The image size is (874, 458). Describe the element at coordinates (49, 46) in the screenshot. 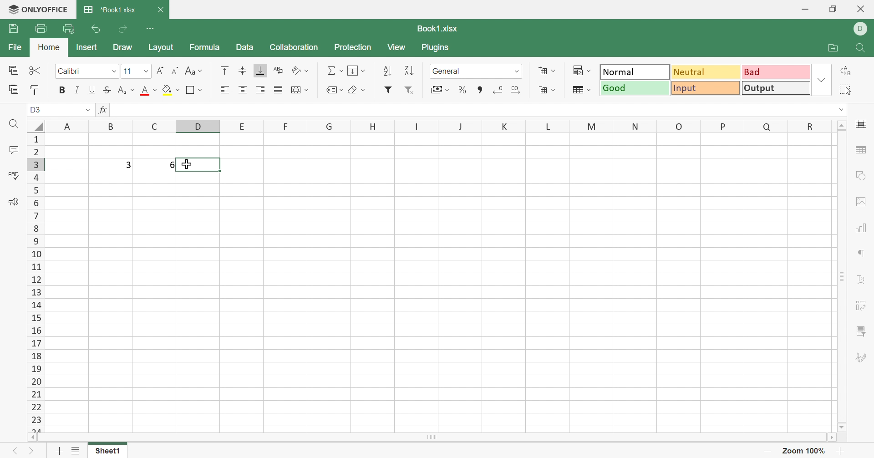

I see `Home` at that location.